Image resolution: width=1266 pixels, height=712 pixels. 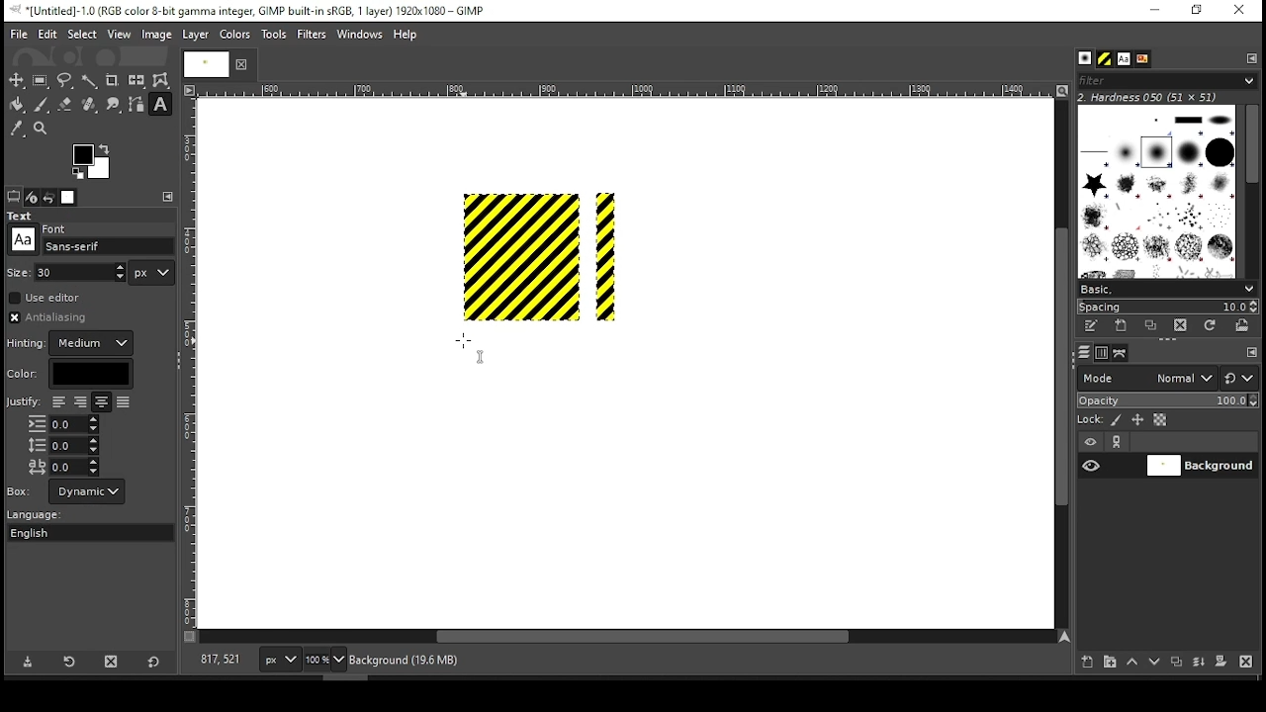 What do you see at coordinates (1083, 353) in the screenshot?
I see `layers` at bounding box center [1083, 353].